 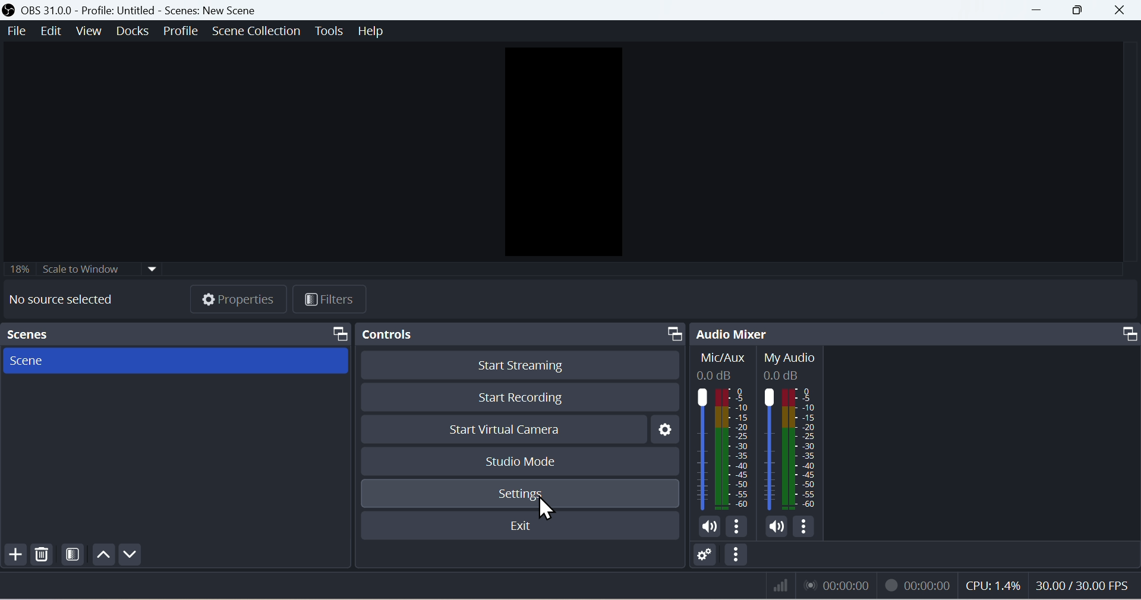 What do you see at coordinates (331, 30) in the screenshot?
I see `Tools` at bounding box center [331, 30].